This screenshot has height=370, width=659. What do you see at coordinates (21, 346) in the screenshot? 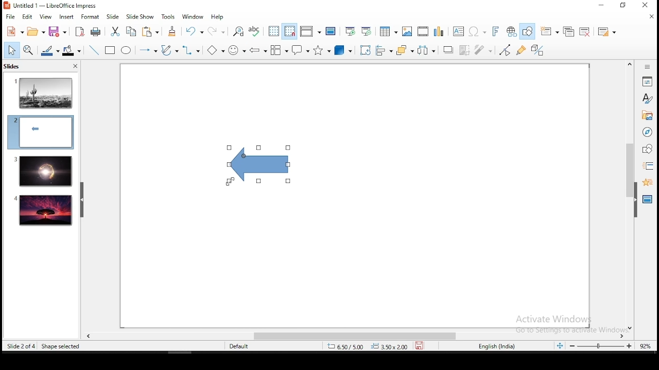
I see `slide 2 of 4` at bounding box center [21, 346].